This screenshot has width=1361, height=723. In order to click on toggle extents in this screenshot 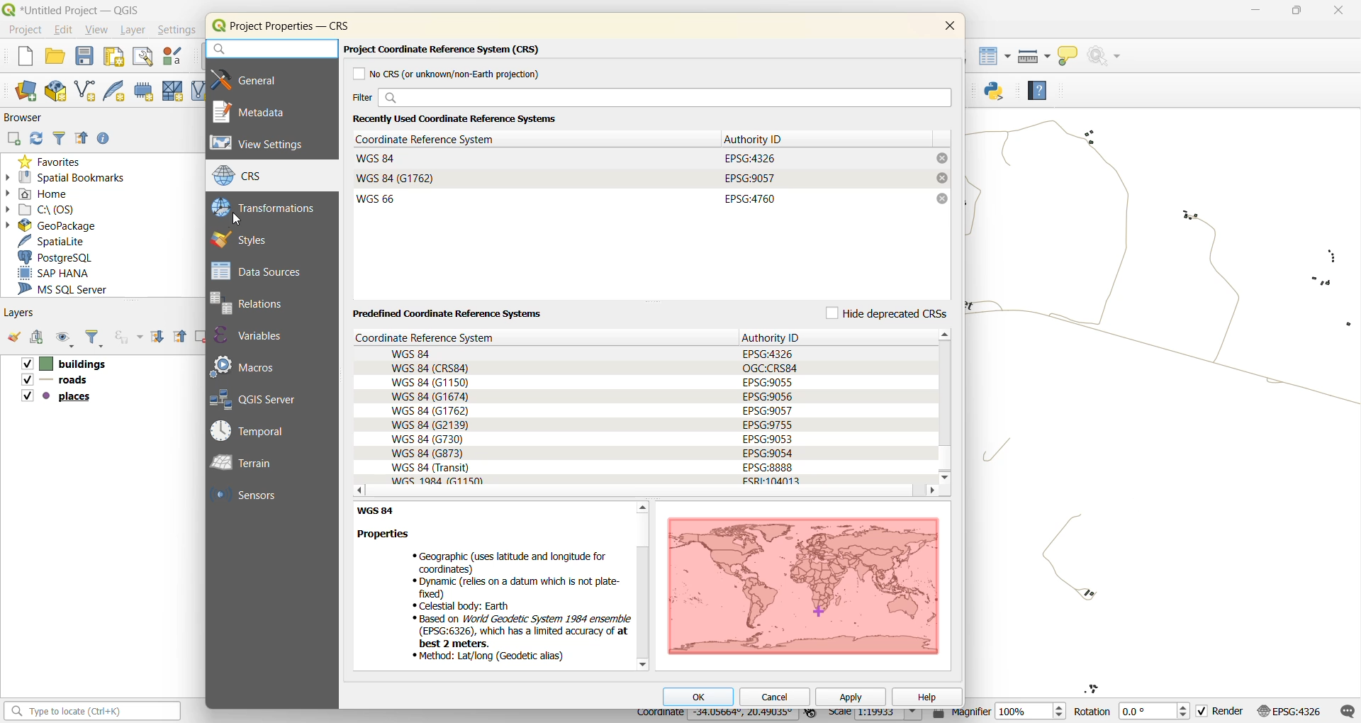, I will do `click(812, 715)`.